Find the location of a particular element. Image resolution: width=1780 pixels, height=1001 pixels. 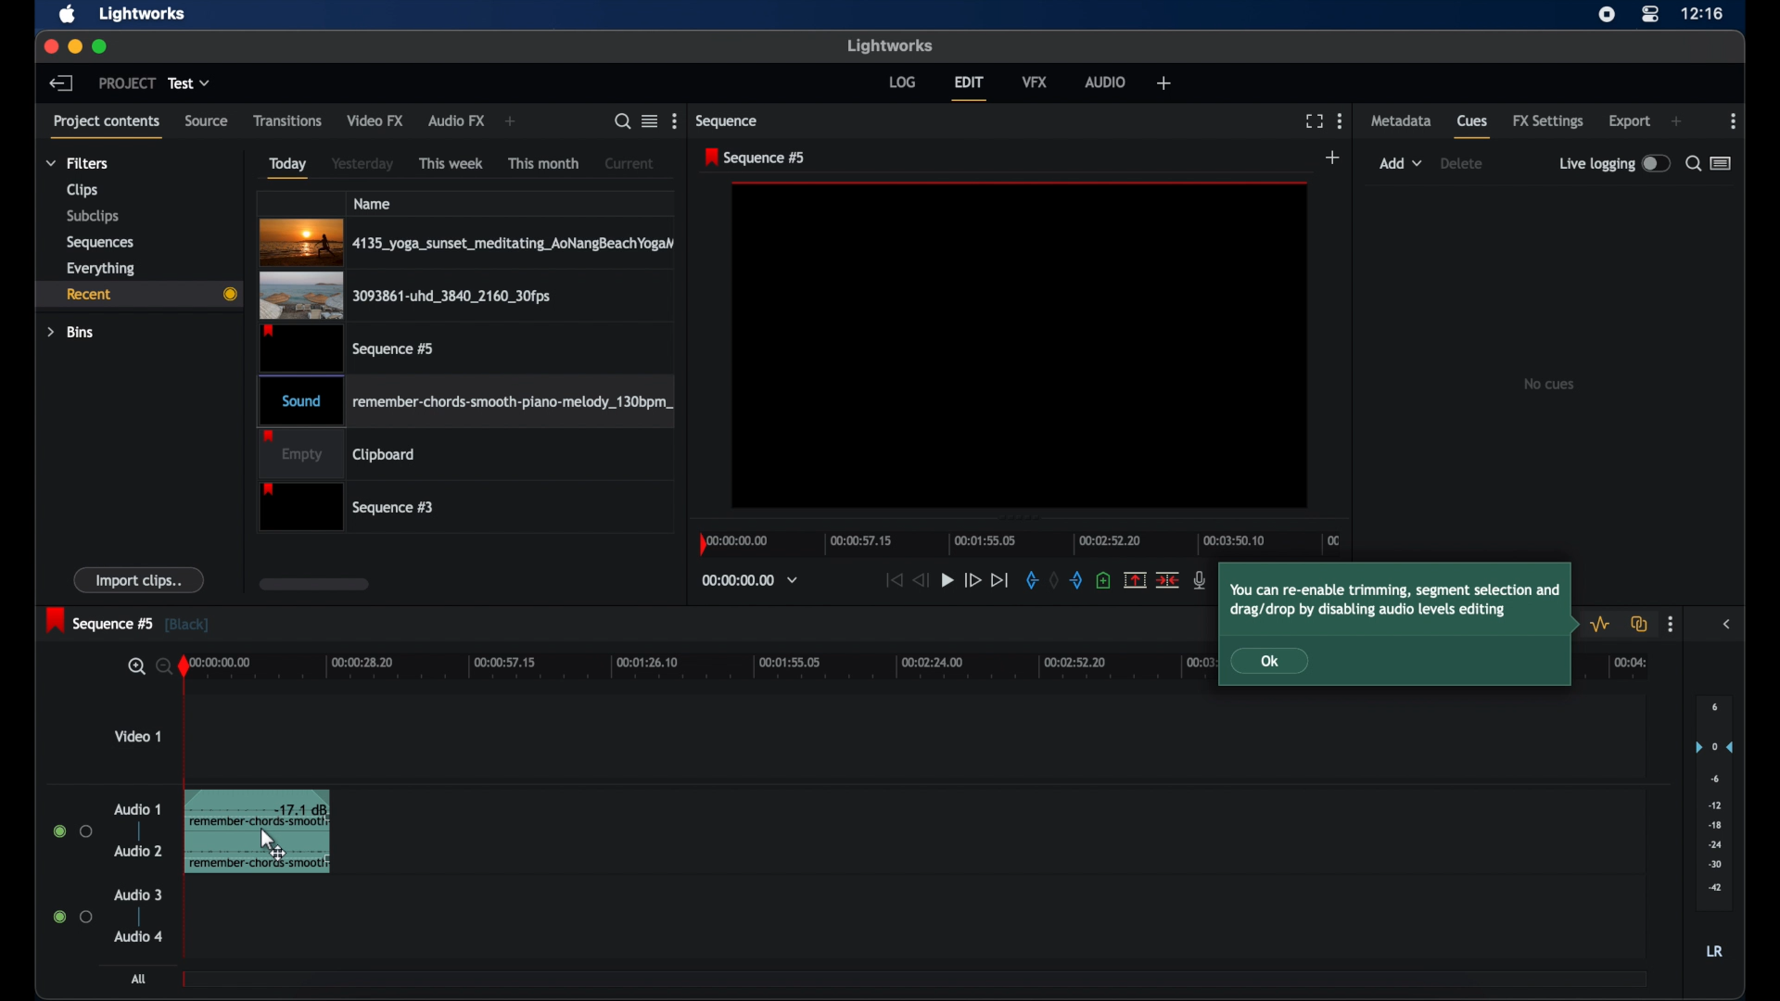

minimize is located at coordinates (74, 46).